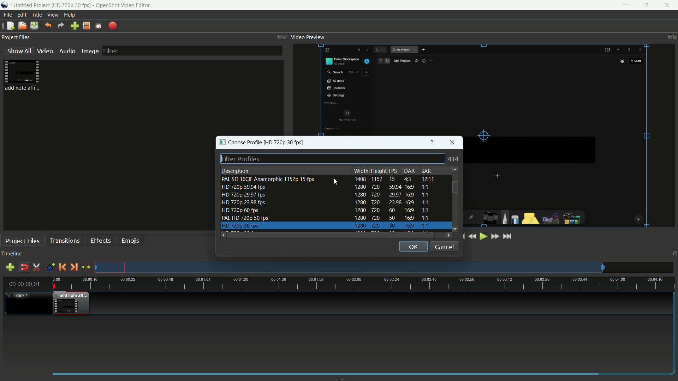  What do you see at coordinates (384, 267) in the screenshot?
I see `track preview` at bounding box center [384, 267].